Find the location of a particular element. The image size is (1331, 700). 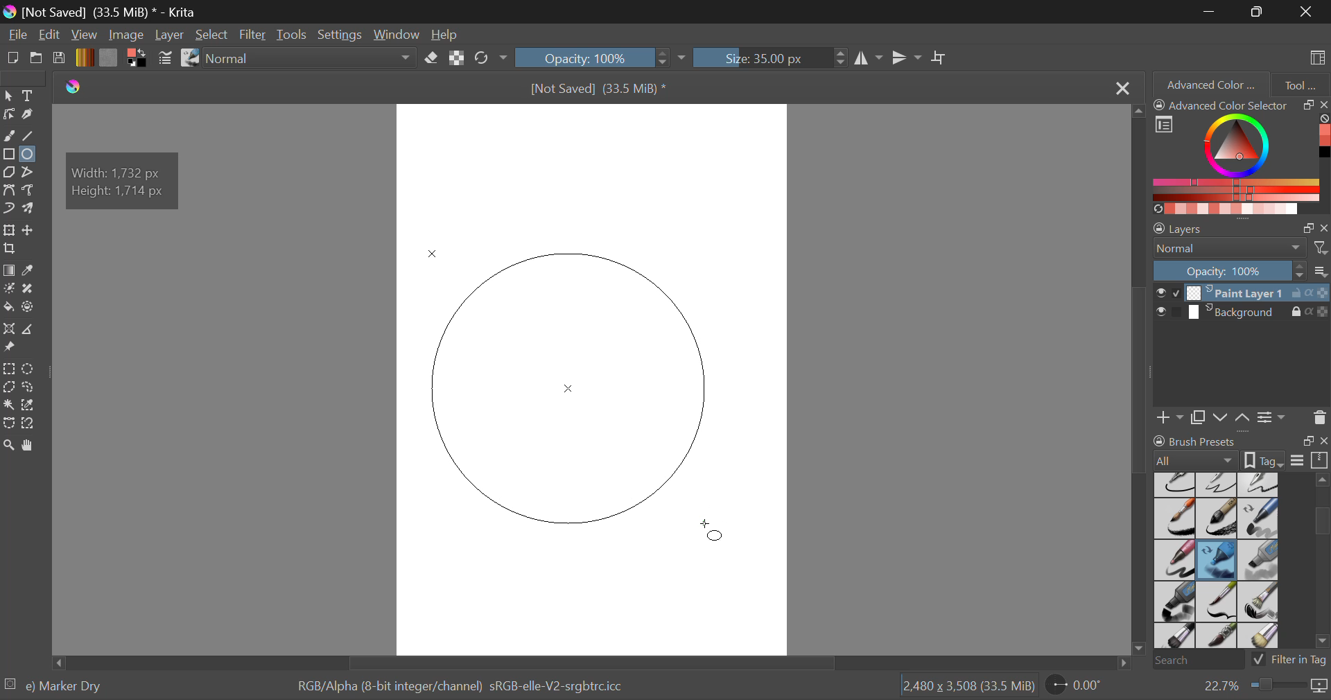

Advanced Color Selector Tab Open is located at coordinates (1210, 84).